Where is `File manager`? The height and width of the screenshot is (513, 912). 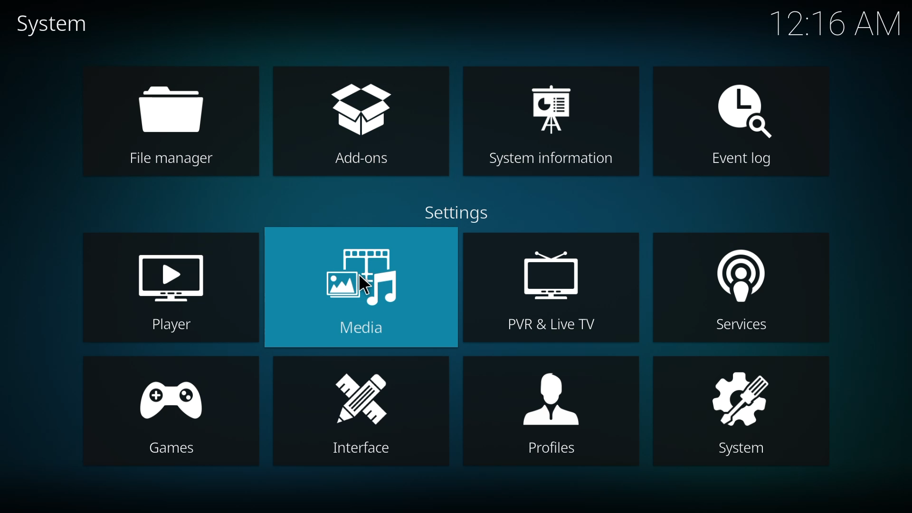 File manager is located at coordinates (175, 161).